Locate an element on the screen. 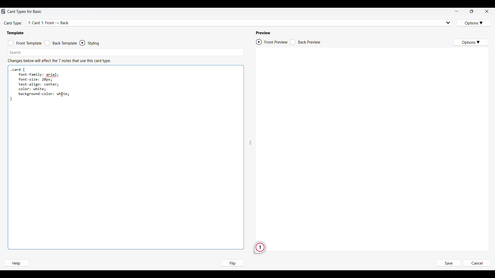 The width and height of the screenshot is (495, 278). Preview back of card is located at coordinates (305, 42).